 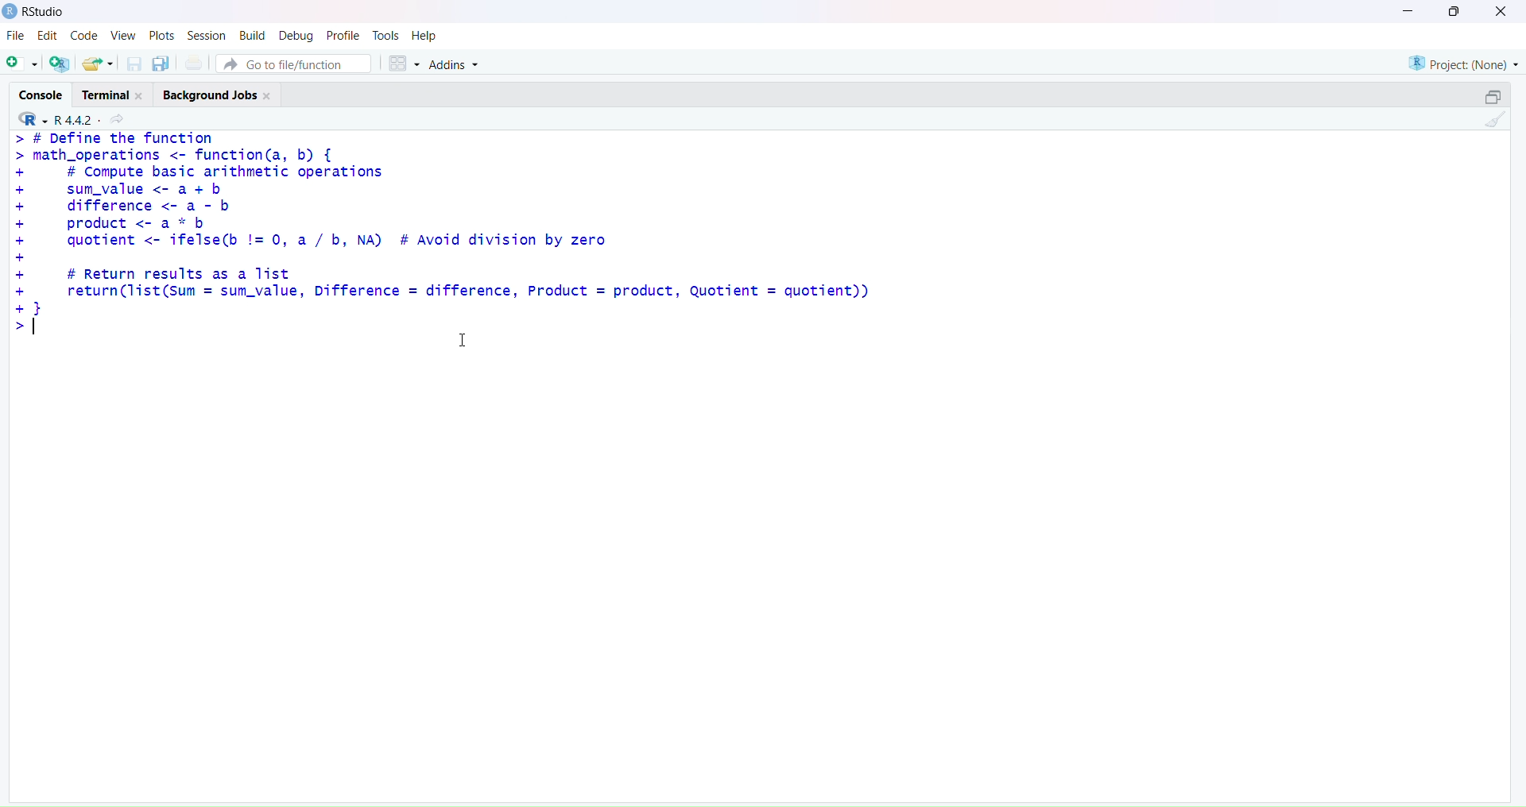 What do you see at coordinates (1493, 94) in the screenshot?
I see `Maximize` at bounding box center [1493, 94].